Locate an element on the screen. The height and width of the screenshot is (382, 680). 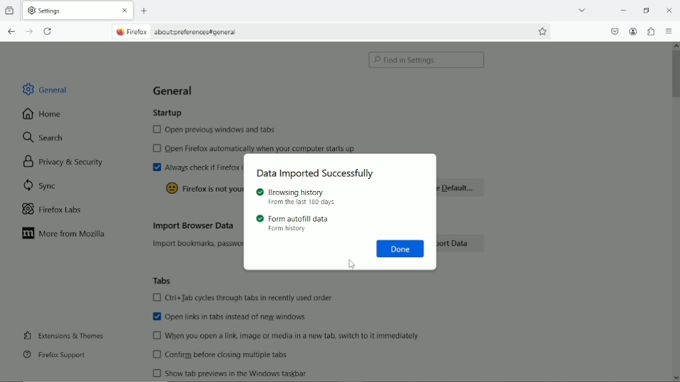
General is located at coordinates (47, 88).